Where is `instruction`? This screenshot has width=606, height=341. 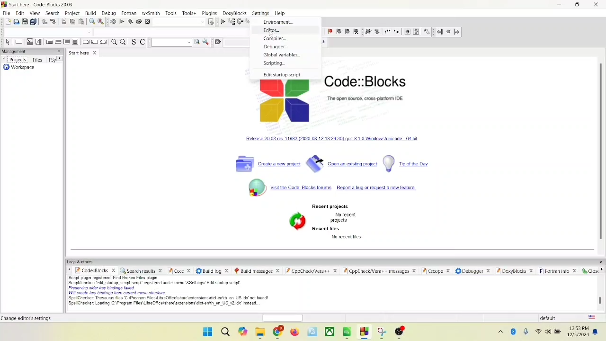
instruction is located at coordinates (18, 42).